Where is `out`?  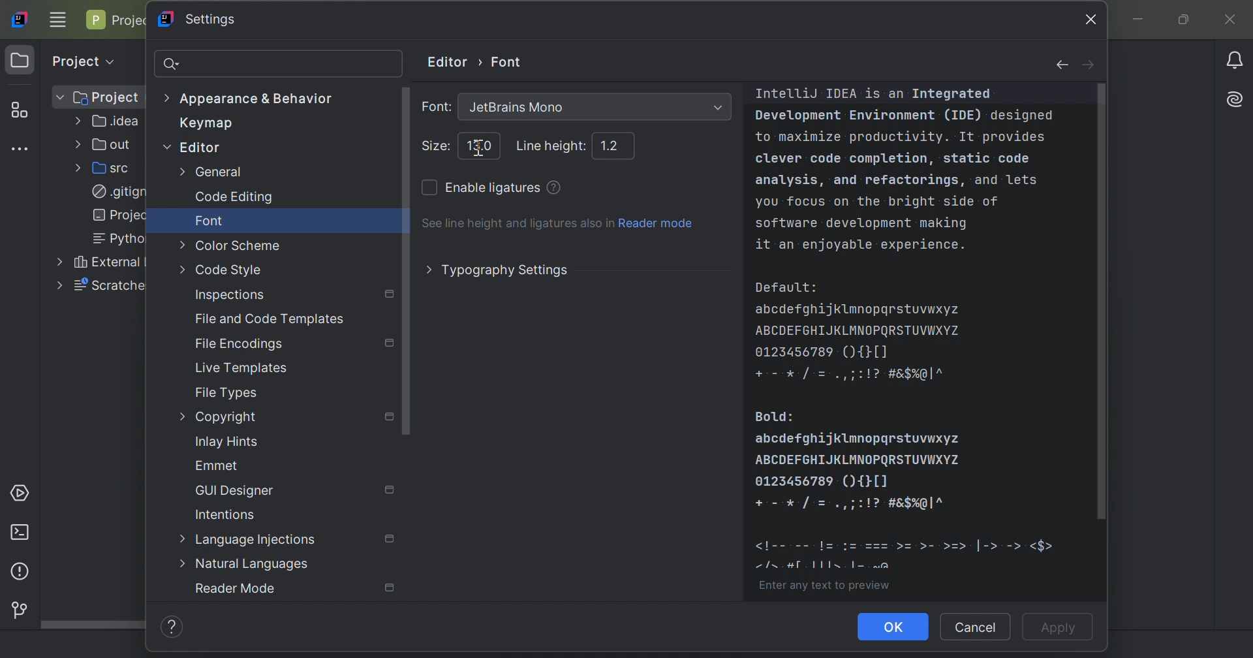
out is located at coordinates (106, 145).